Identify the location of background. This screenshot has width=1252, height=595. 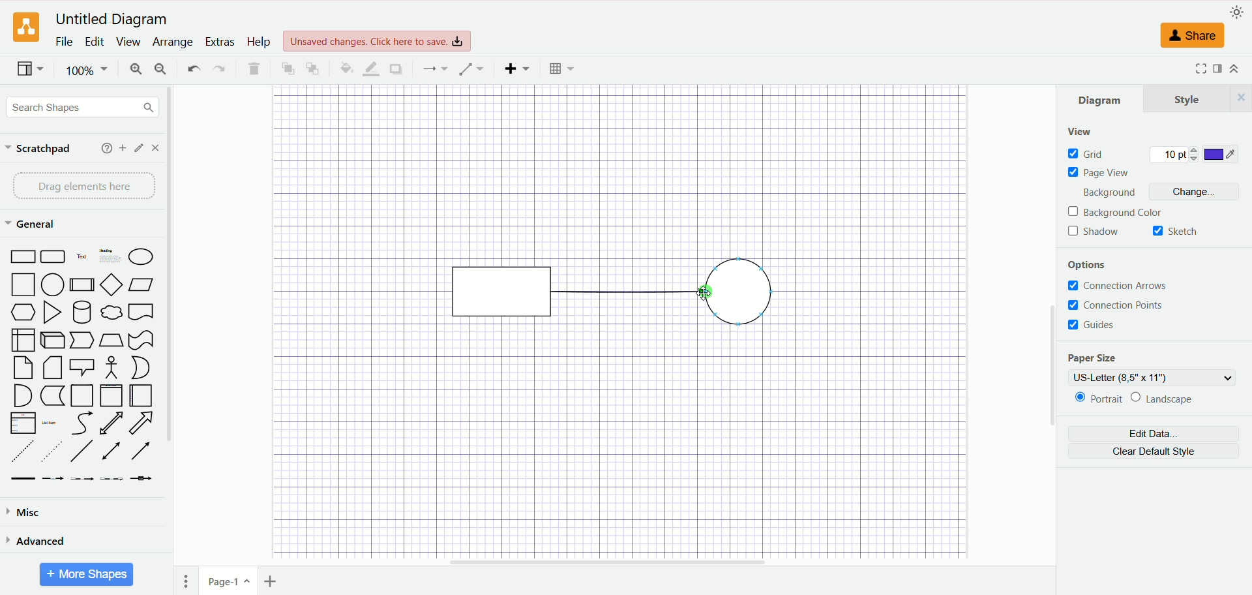
(1105, 194).